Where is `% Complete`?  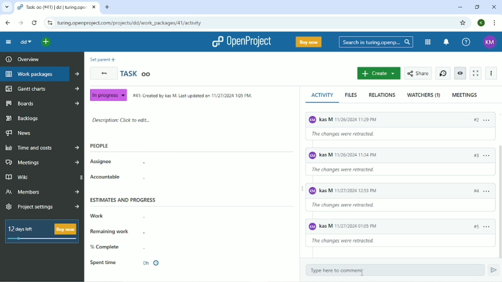
% Complete is located at coordinates (118, 247).